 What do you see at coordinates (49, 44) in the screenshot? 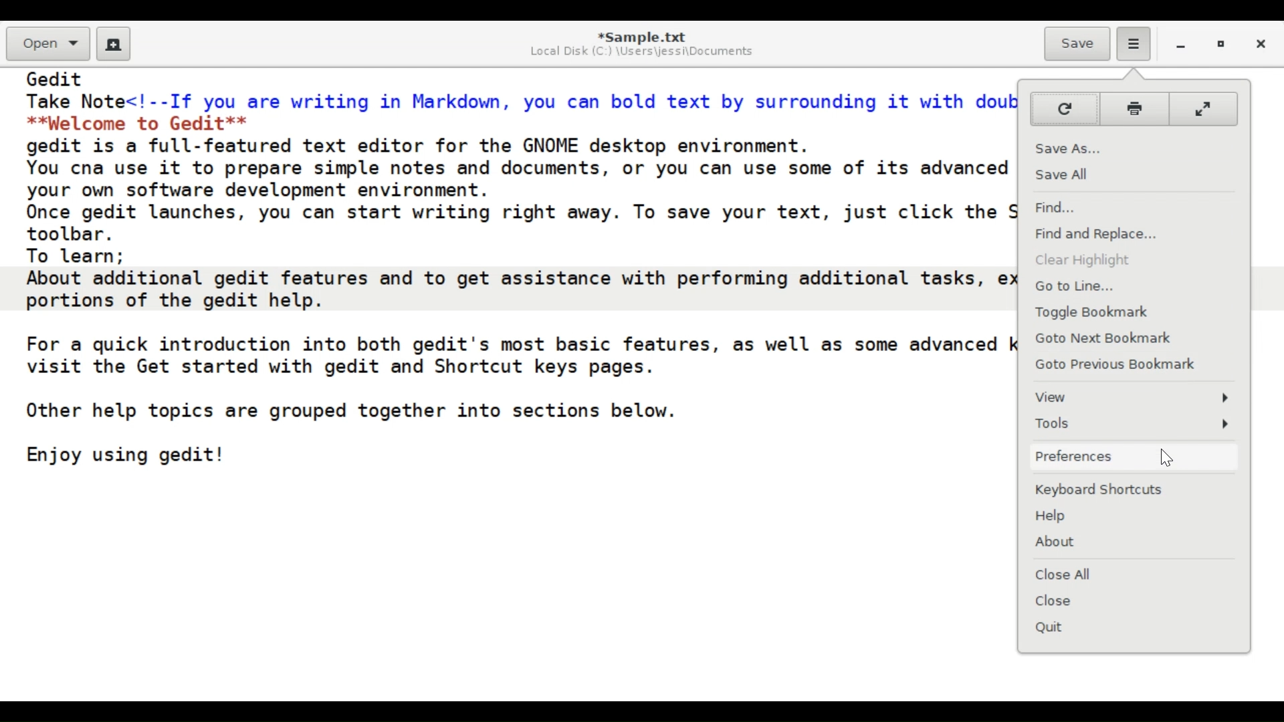
I see `Open` at bounding box center [49, 44].